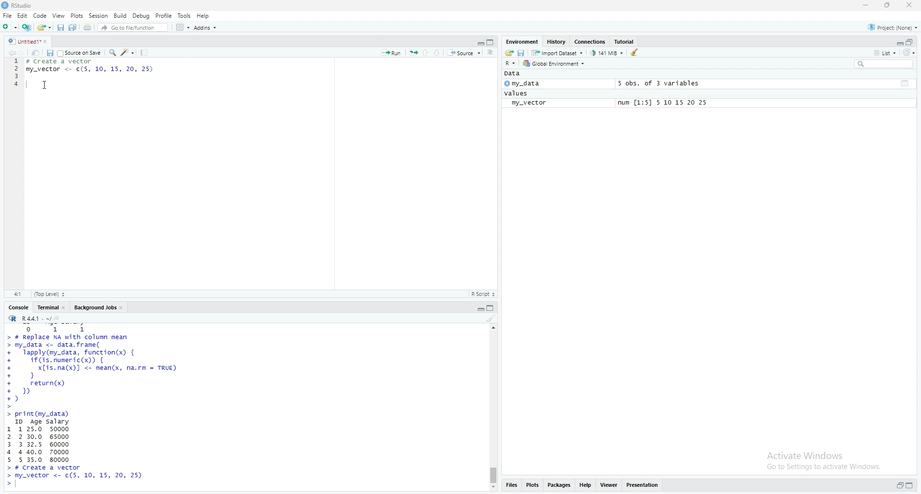 The image size is (921, 494). What do you see at coordinates (95, 68) in the screenshot?
I see `data frame code` at bounding box center [95, 68].